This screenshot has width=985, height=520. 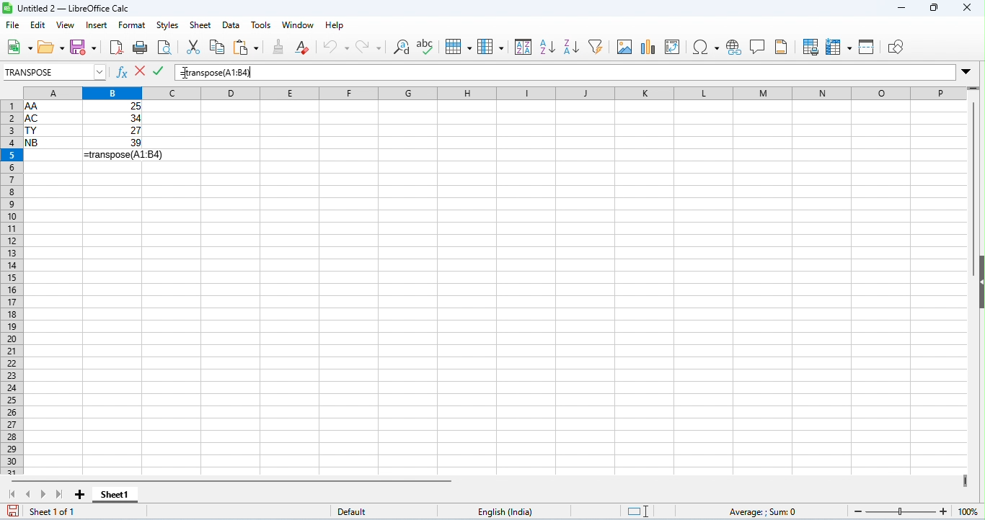 I want to click on save, so click(x=84, y=47).